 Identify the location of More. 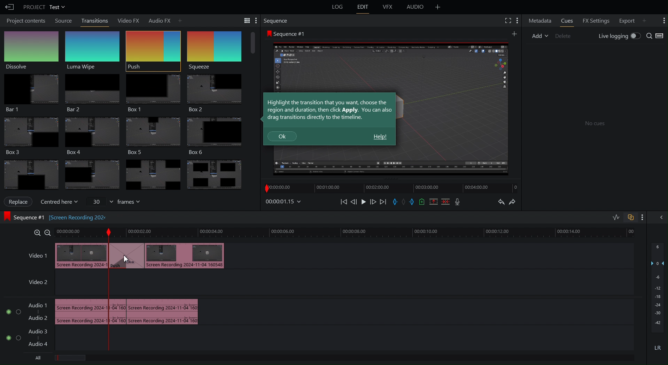
(517, 20).